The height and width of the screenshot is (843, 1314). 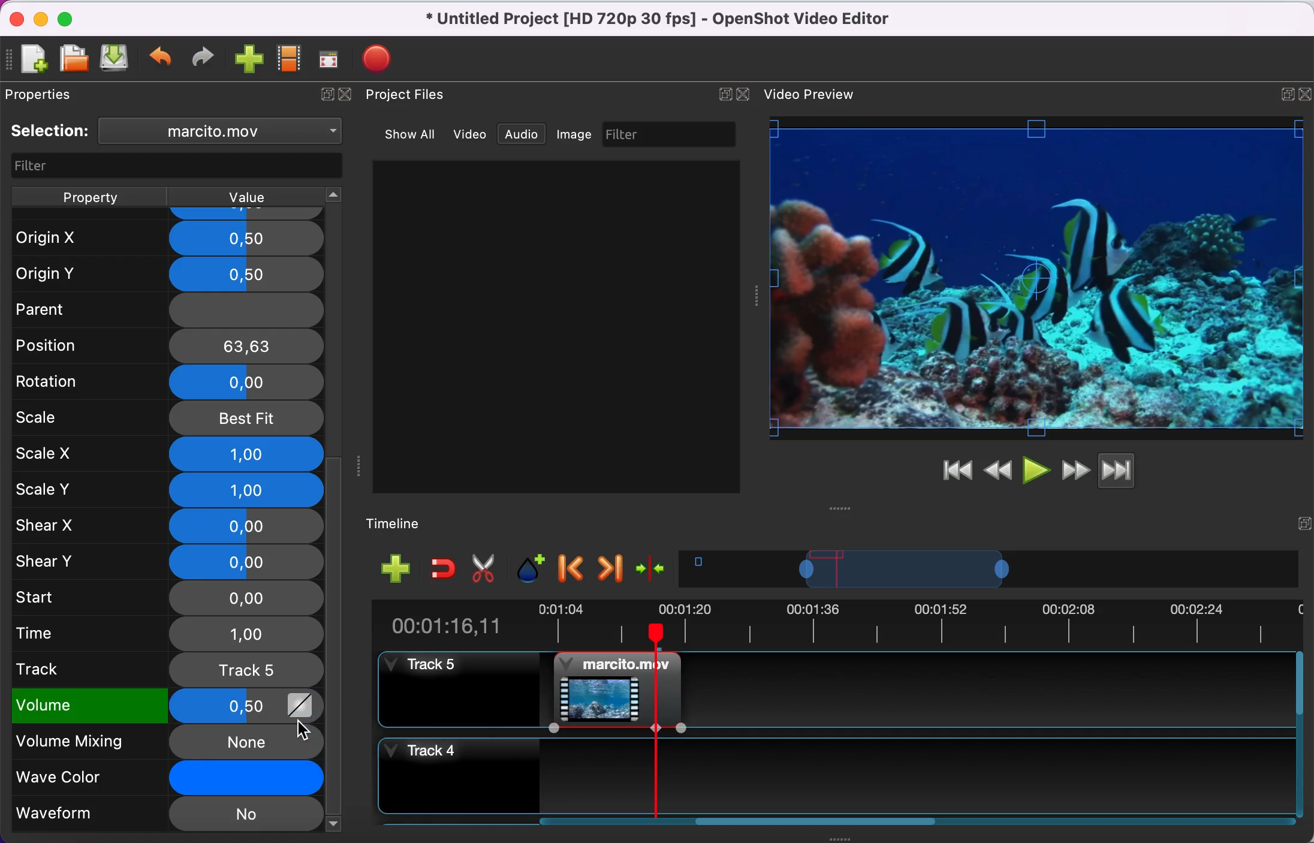 I want to click on jump to end, so click(x=1135, y=472).